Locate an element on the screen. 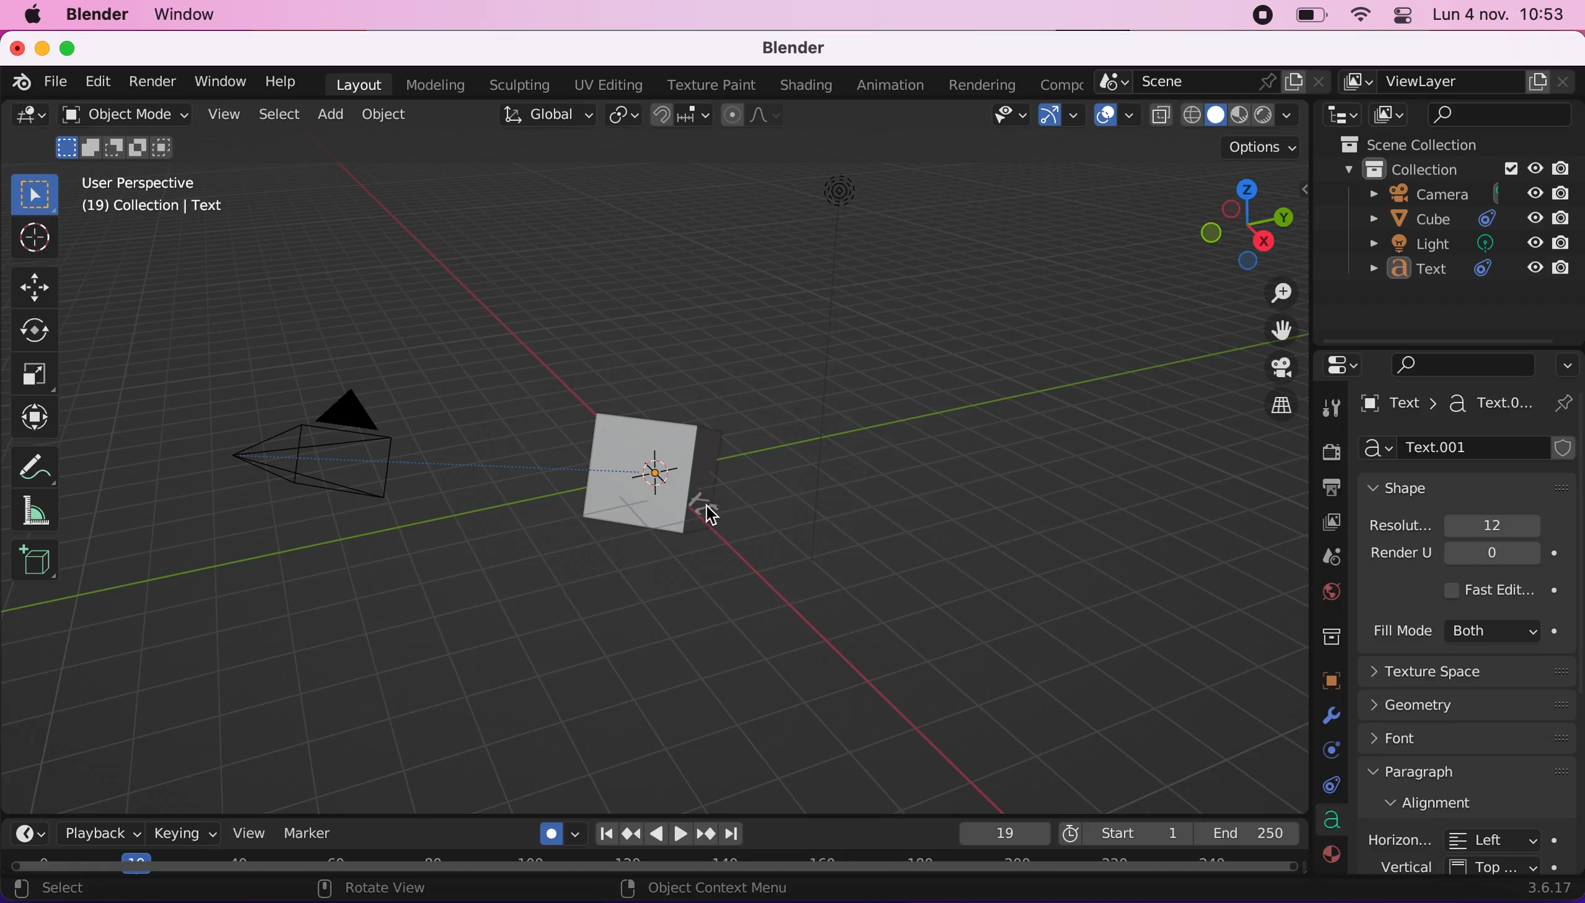  proportional editing objects is located at coordinates (751, 117).